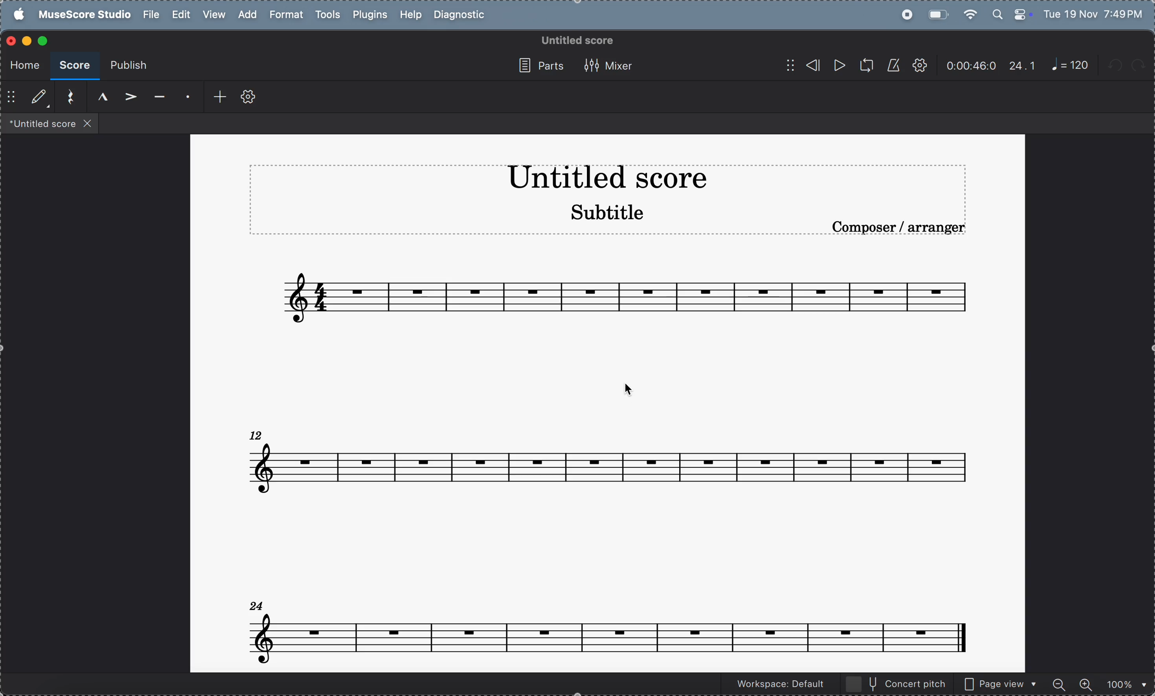 Image resolution: width=1155 pixels, height=696 pixels. Describe the element at coordinates (1070, 66) in the screenshot. I see `note 120` at that location.